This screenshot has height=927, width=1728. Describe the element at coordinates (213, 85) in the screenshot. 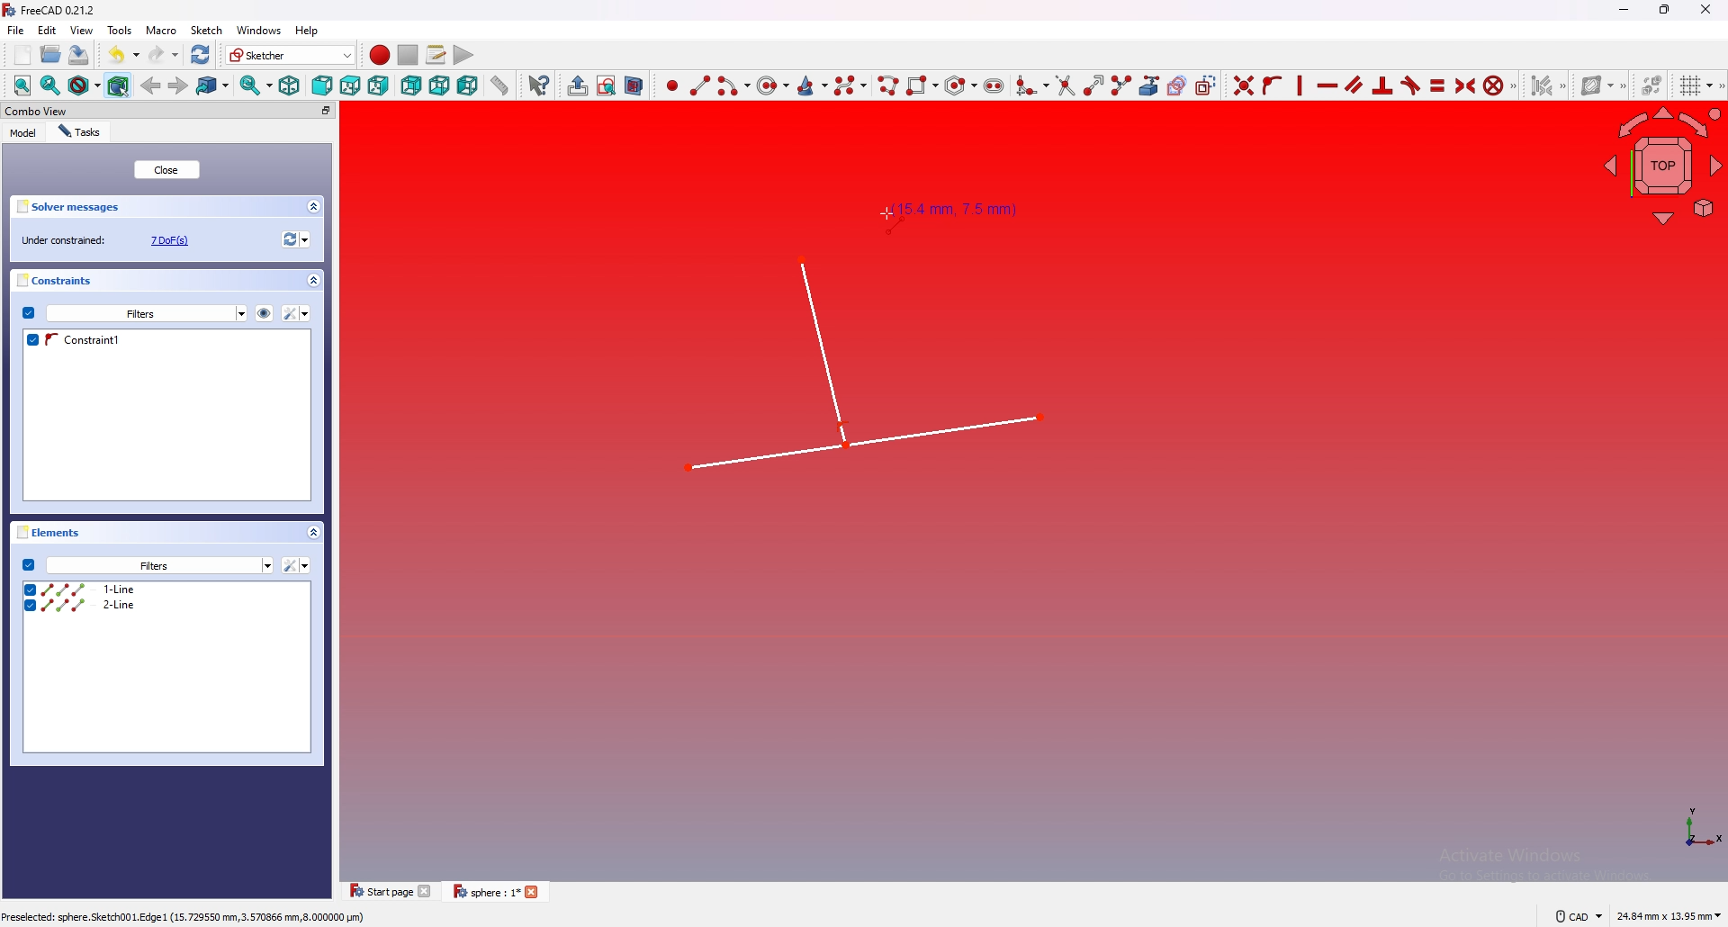

I see `Go to linked object` at that location.